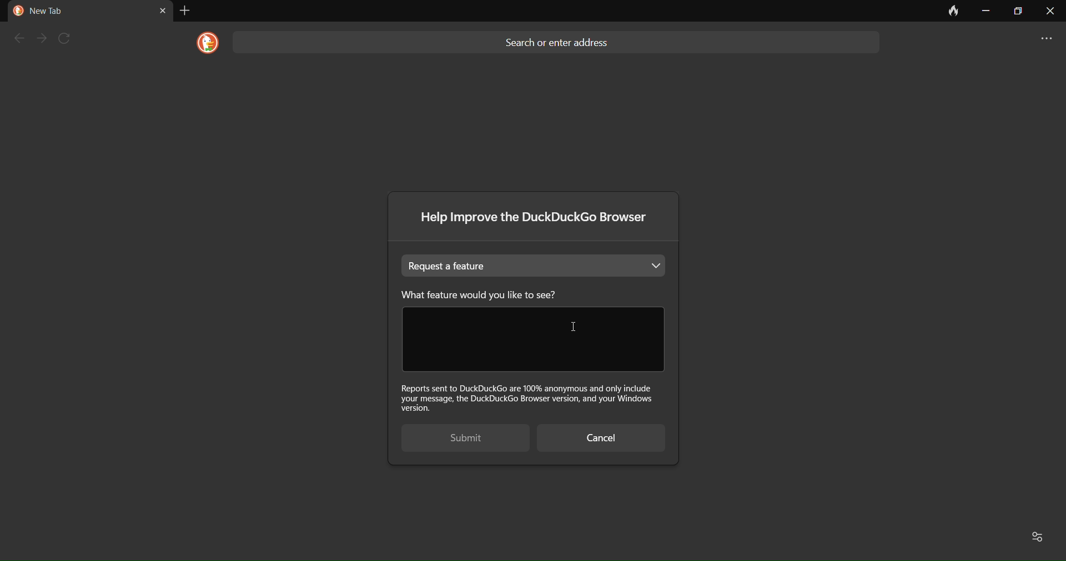 The height and width of the screenshot is (561, 1066). I want to click on Report sent to DuckDuckGo our hundred percent anonymous and only include your message, the DuckDuckGo browser version, and your Windows version, so click(531, 397).